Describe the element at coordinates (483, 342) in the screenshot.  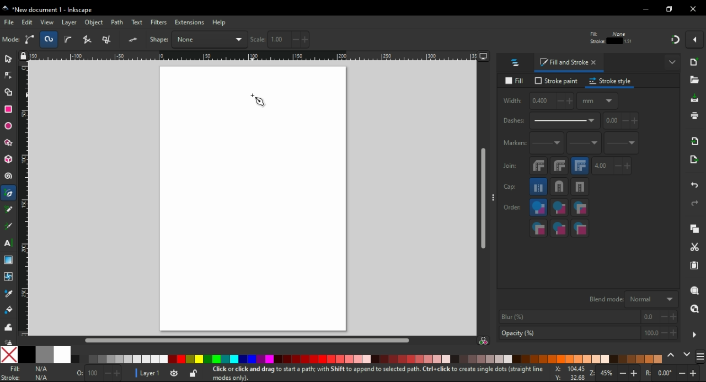
I see `color managed mode` at that location.